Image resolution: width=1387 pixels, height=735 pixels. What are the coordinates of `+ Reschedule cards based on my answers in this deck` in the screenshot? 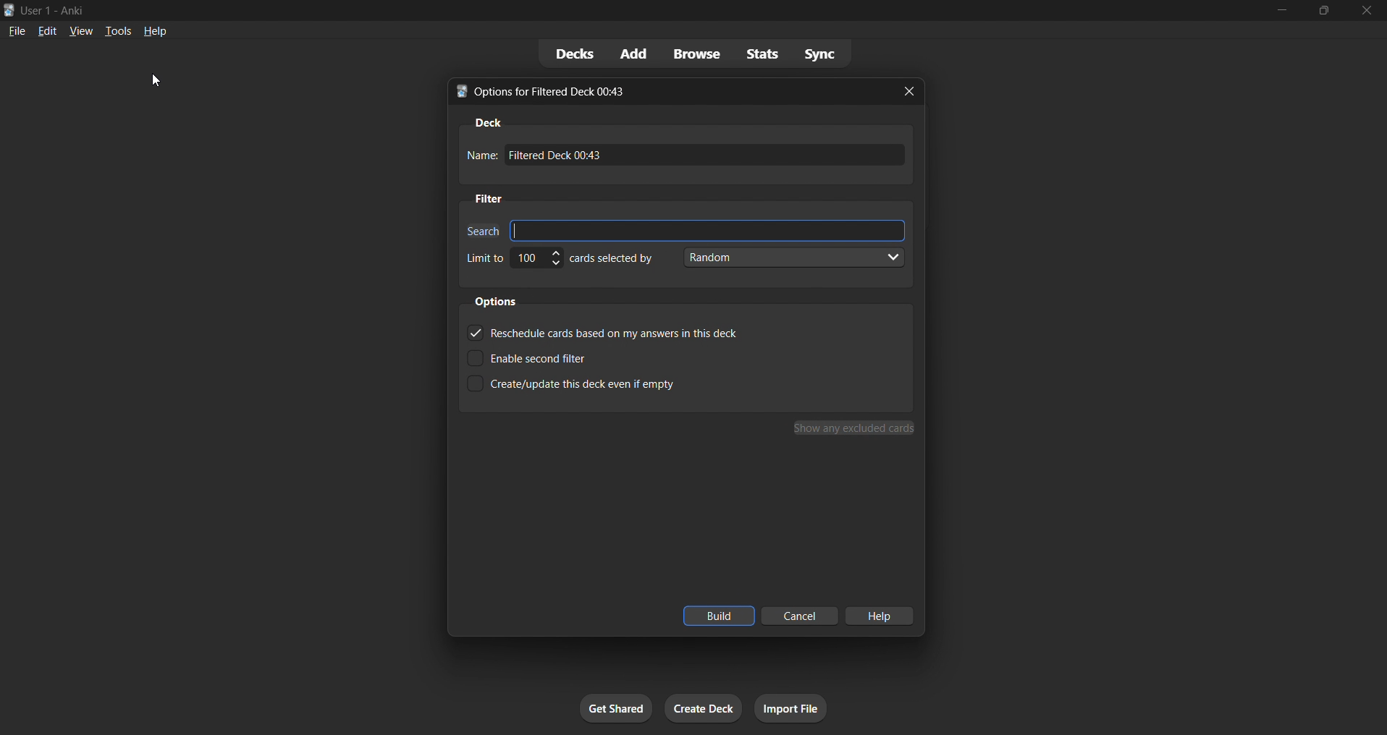 It's located at (602, 331).